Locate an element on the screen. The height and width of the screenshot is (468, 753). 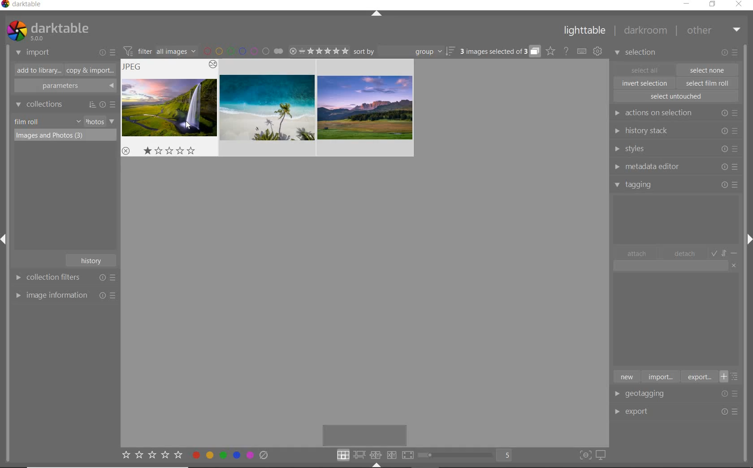
film roll is located at coordinates (27, 121).